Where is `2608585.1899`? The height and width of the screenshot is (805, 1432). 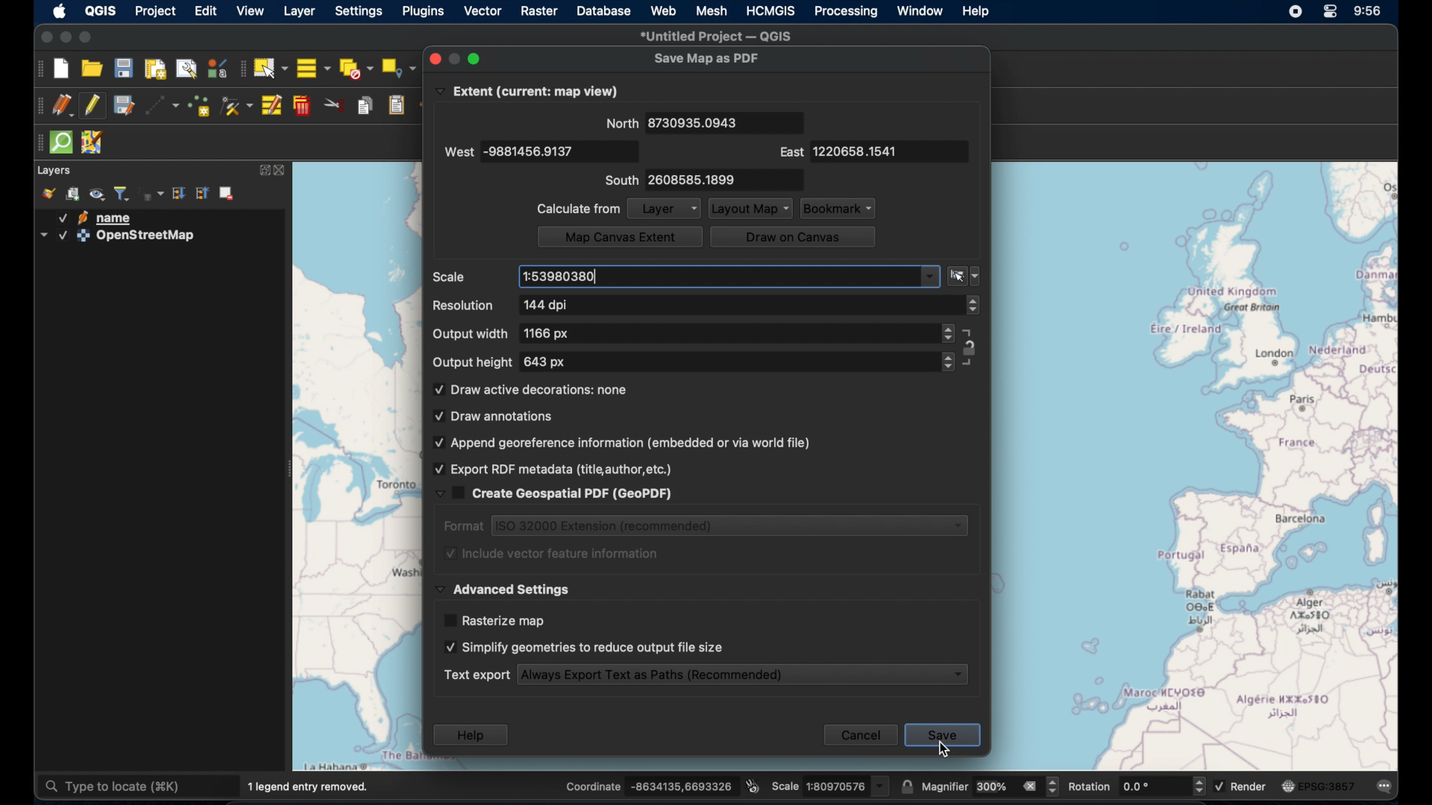 2608585.1899 is located at coordinates (694, 179).